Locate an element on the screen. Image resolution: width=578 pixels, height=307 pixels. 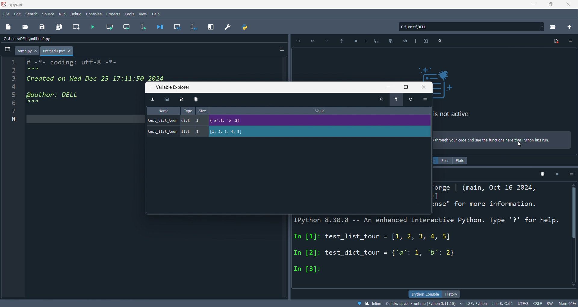
debug cell is located at coordinates (177, 27).